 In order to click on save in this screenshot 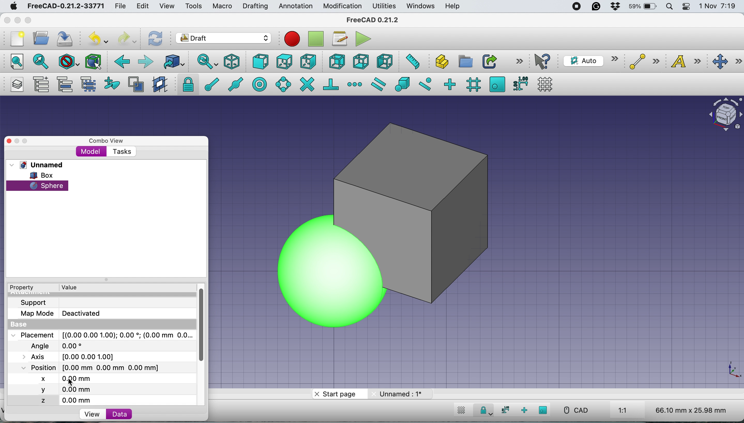, I will do `click(65, 39)`.